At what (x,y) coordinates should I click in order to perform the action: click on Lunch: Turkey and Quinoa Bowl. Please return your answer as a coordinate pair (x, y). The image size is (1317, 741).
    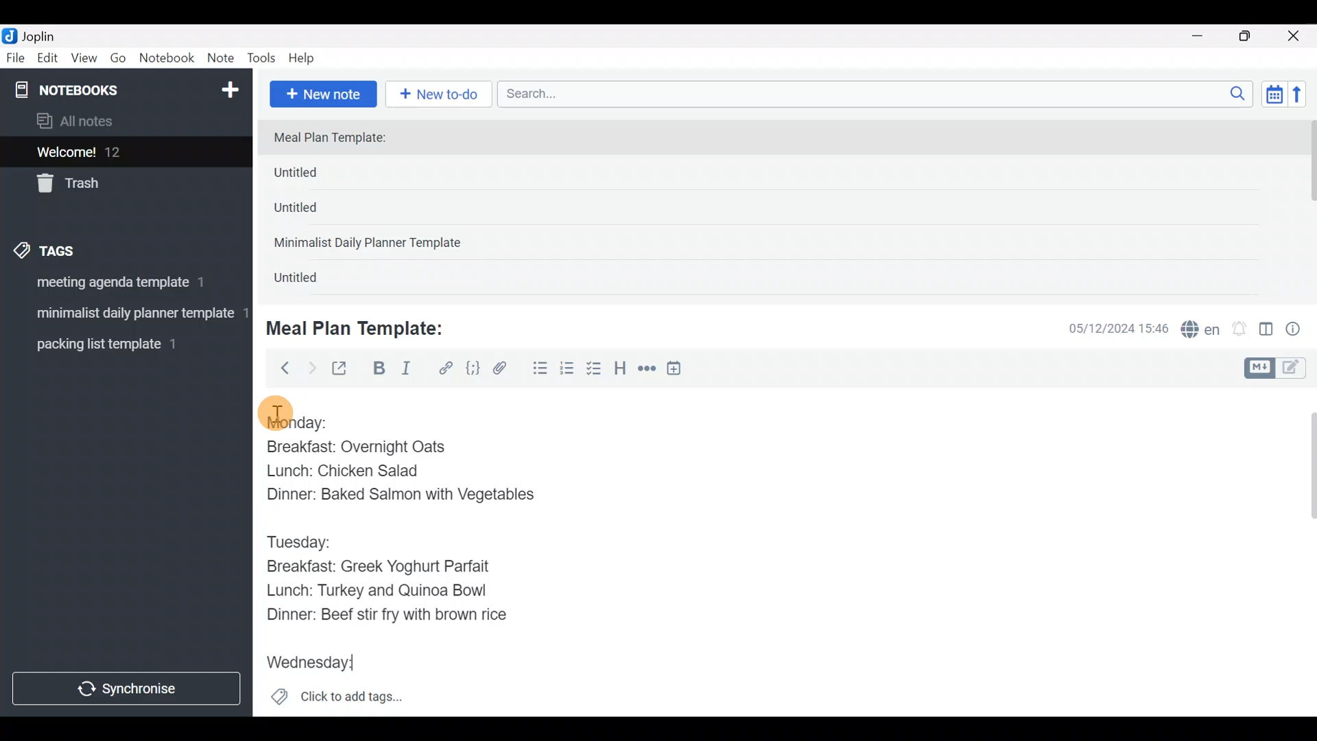
    Looking at the image, I should click on (382, 591).